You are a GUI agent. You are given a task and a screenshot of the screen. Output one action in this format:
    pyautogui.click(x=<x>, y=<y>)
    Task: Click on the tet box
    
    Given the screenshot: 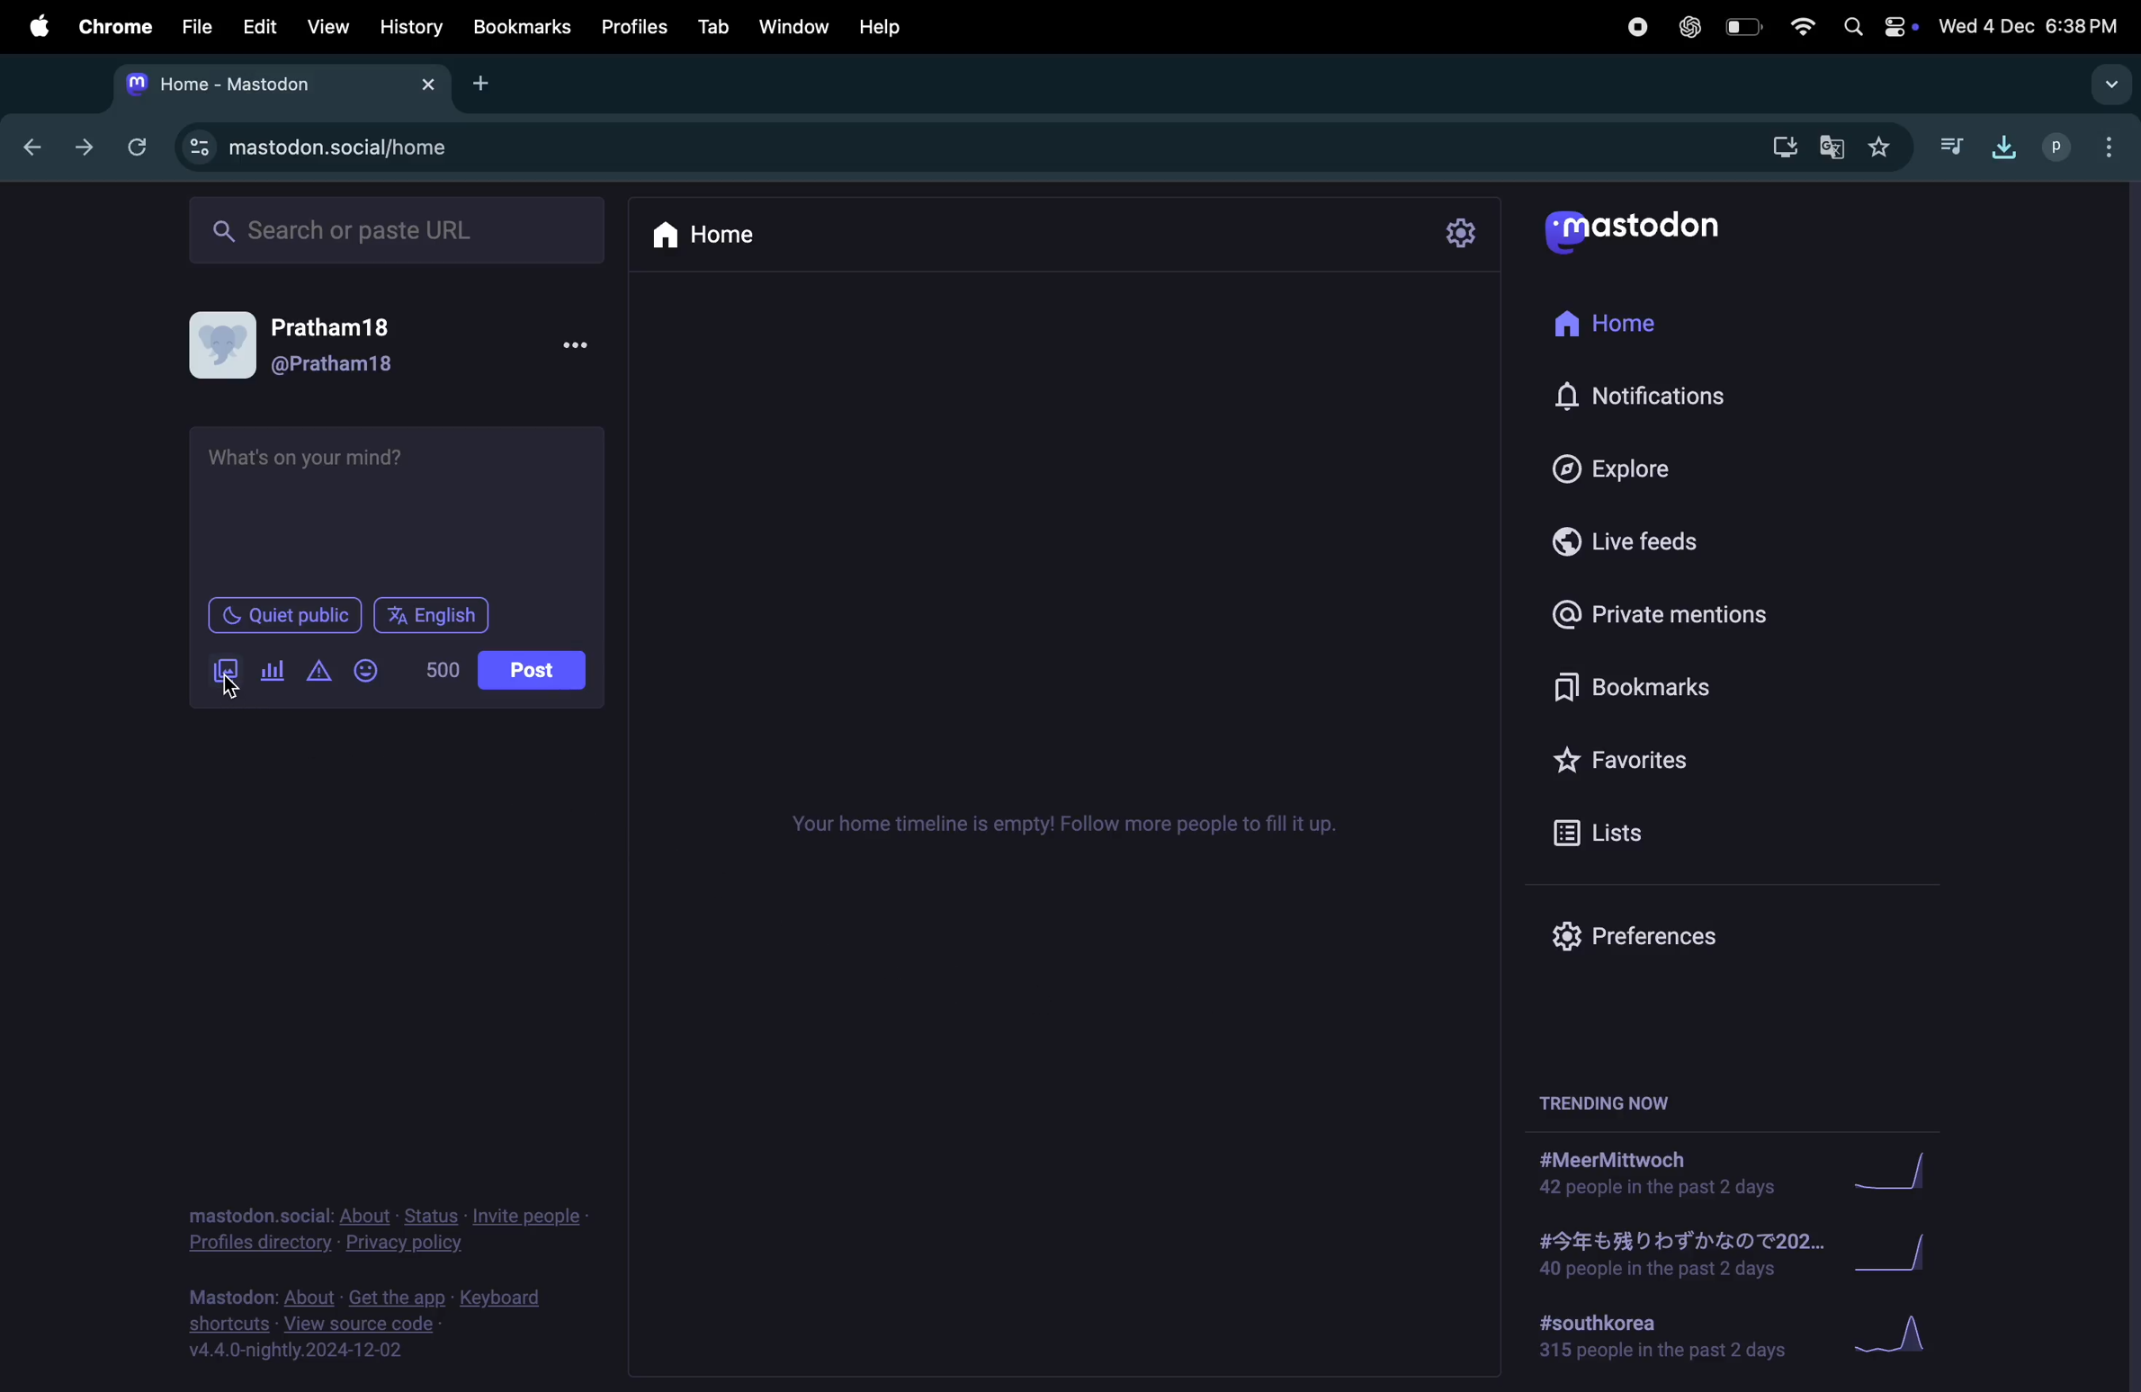 What is the action you would take?
    pyautogui.click(x=397, y=511)
    